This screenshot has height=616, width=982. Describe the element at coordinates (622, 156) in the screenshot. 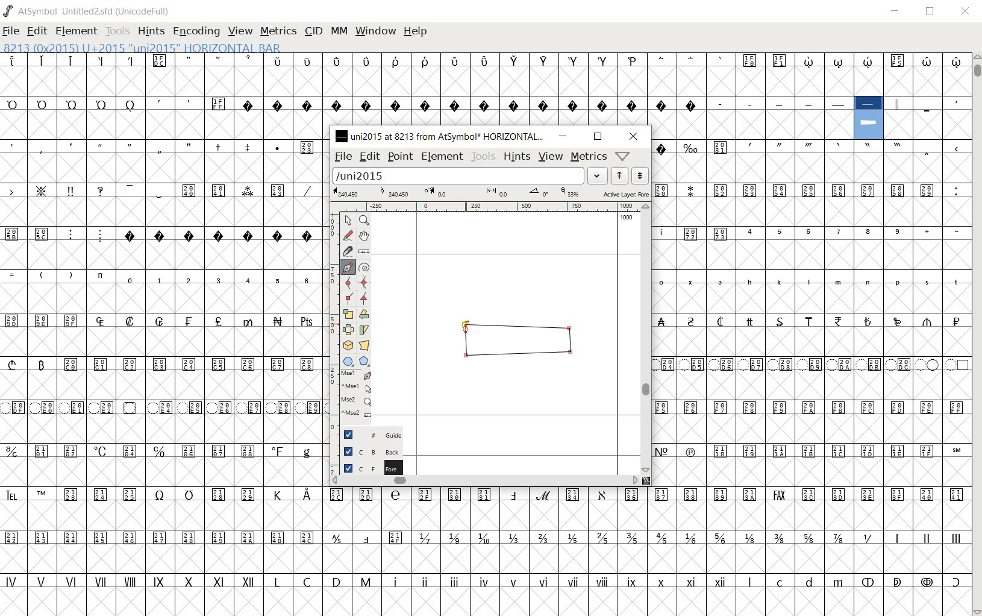

I see `help/window` at that location.